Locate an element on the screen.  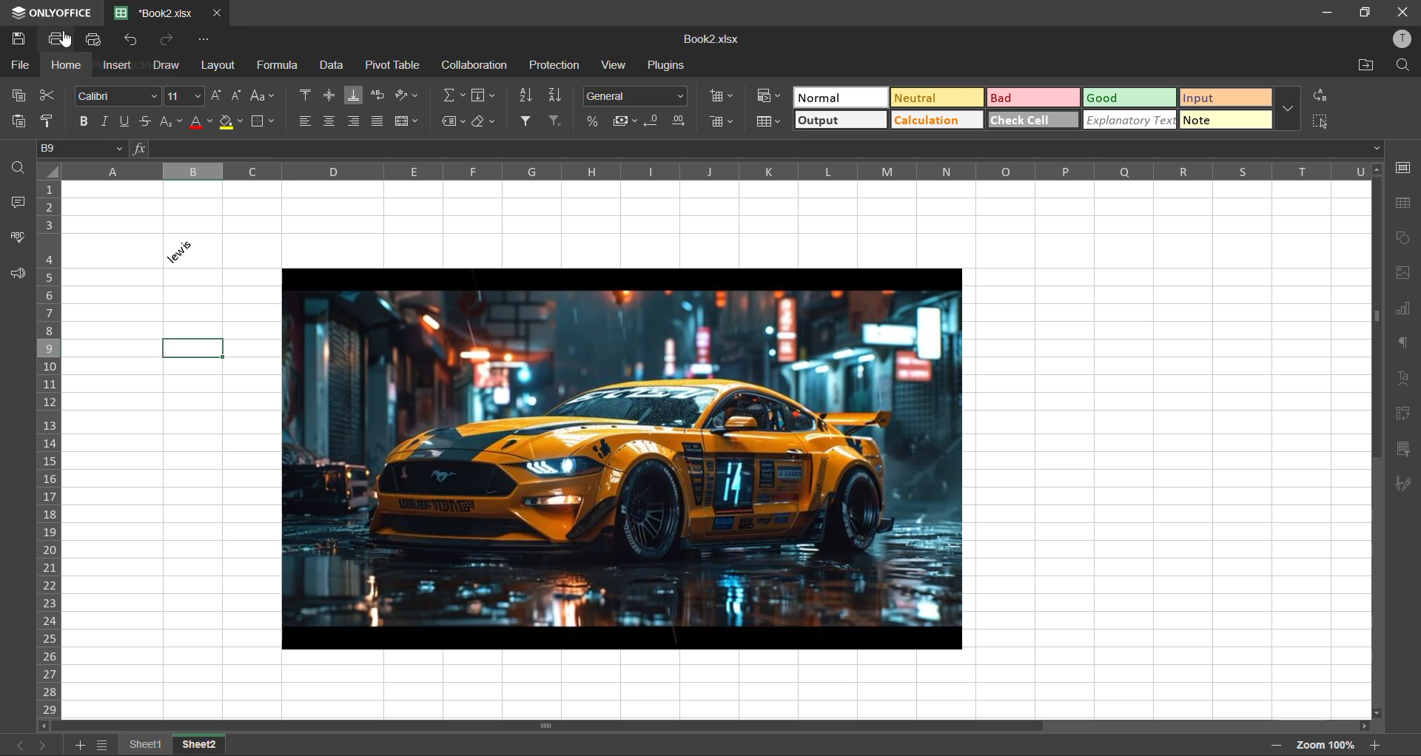
input is located at coordinates (1226, 98).